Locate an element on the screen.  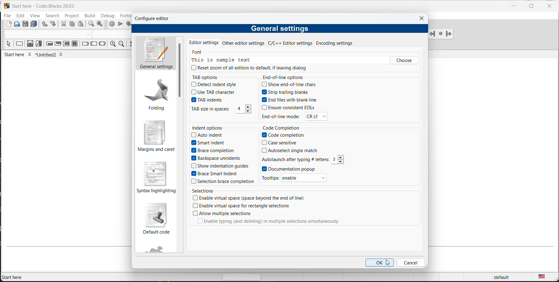
autolauch after typing  is located at coordinates (295, 159).